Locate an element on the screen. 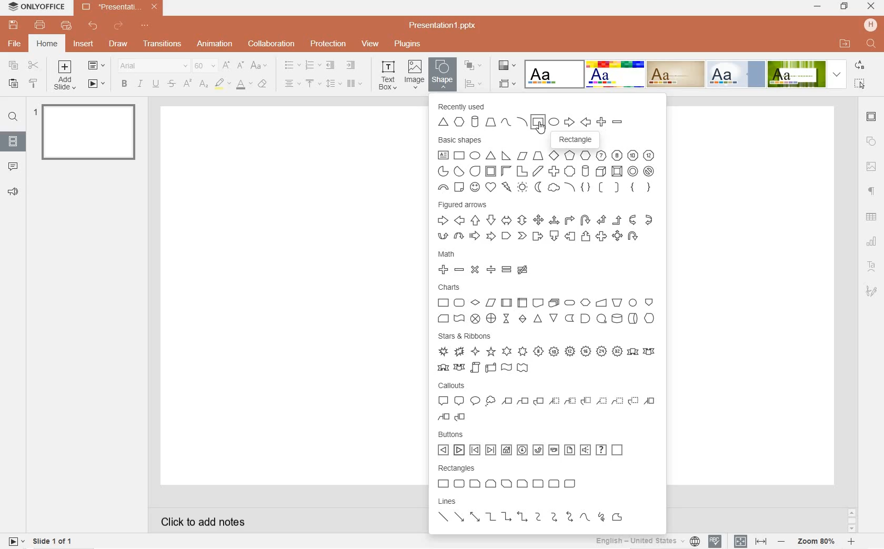 Image resolution: width=884 pixels, height=549 pixels. view is located at coordinates (370, 44).